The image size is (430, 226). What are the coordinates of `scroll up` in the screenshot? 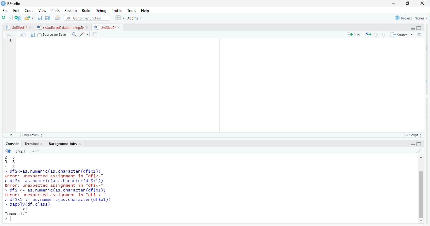 It's located at (422, 157).